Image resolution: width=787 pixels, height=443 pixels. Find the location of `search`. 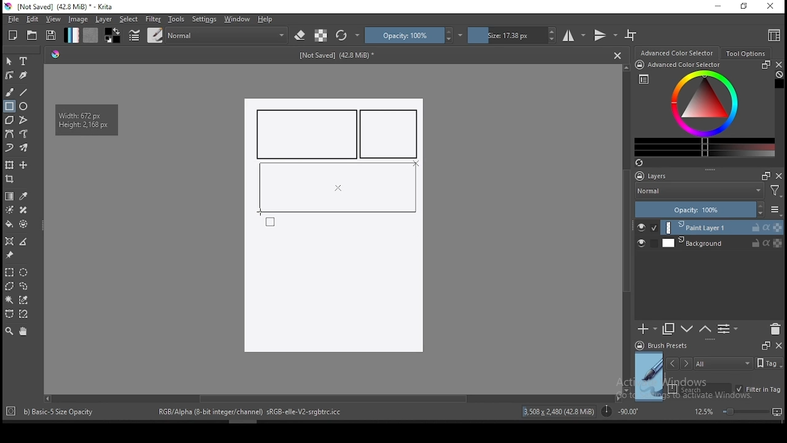

search is located at coordinates (700, 389).